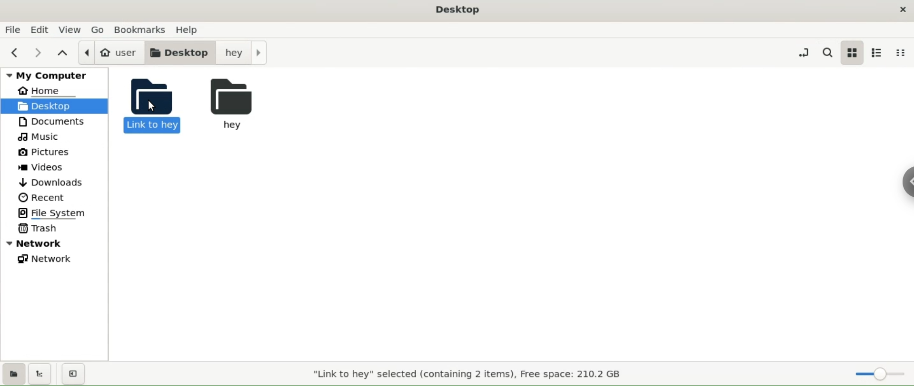 This screenshot has width=914, height=386. I want to click on close sidebars, so click(76, 375).